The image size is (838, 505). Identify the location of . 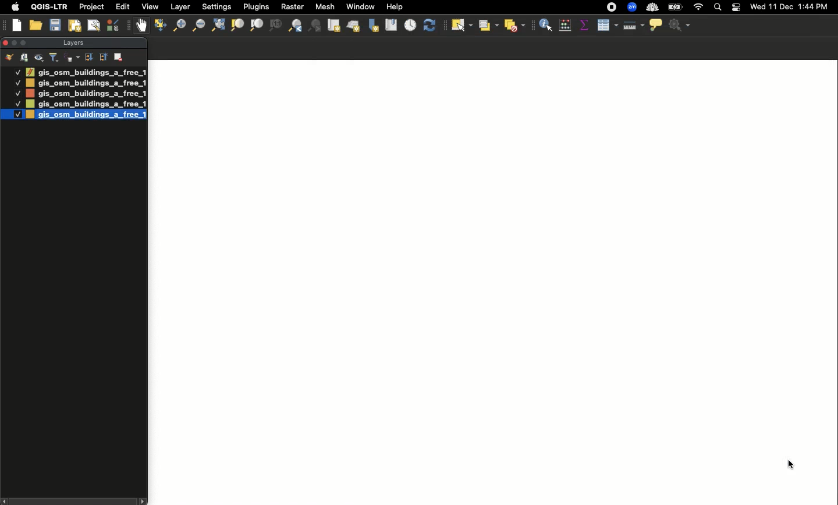
(654, 8).